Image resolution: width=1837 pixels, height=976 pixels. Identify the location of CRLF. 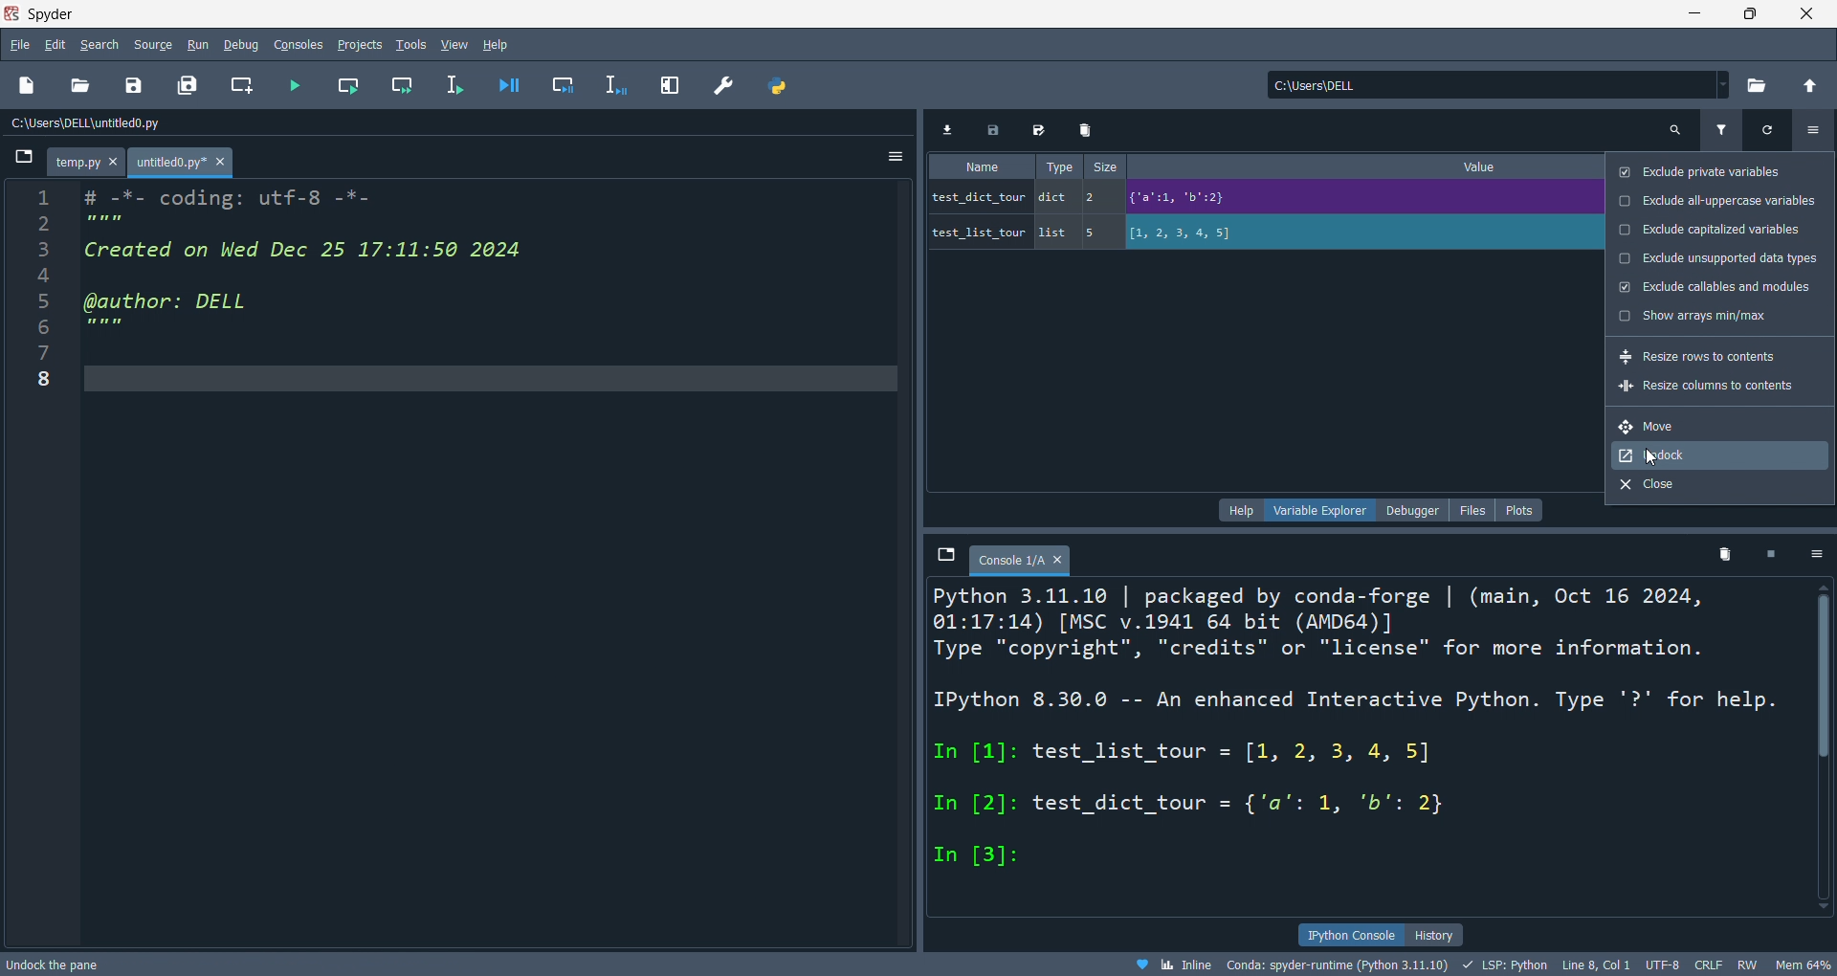
(1710, 965).